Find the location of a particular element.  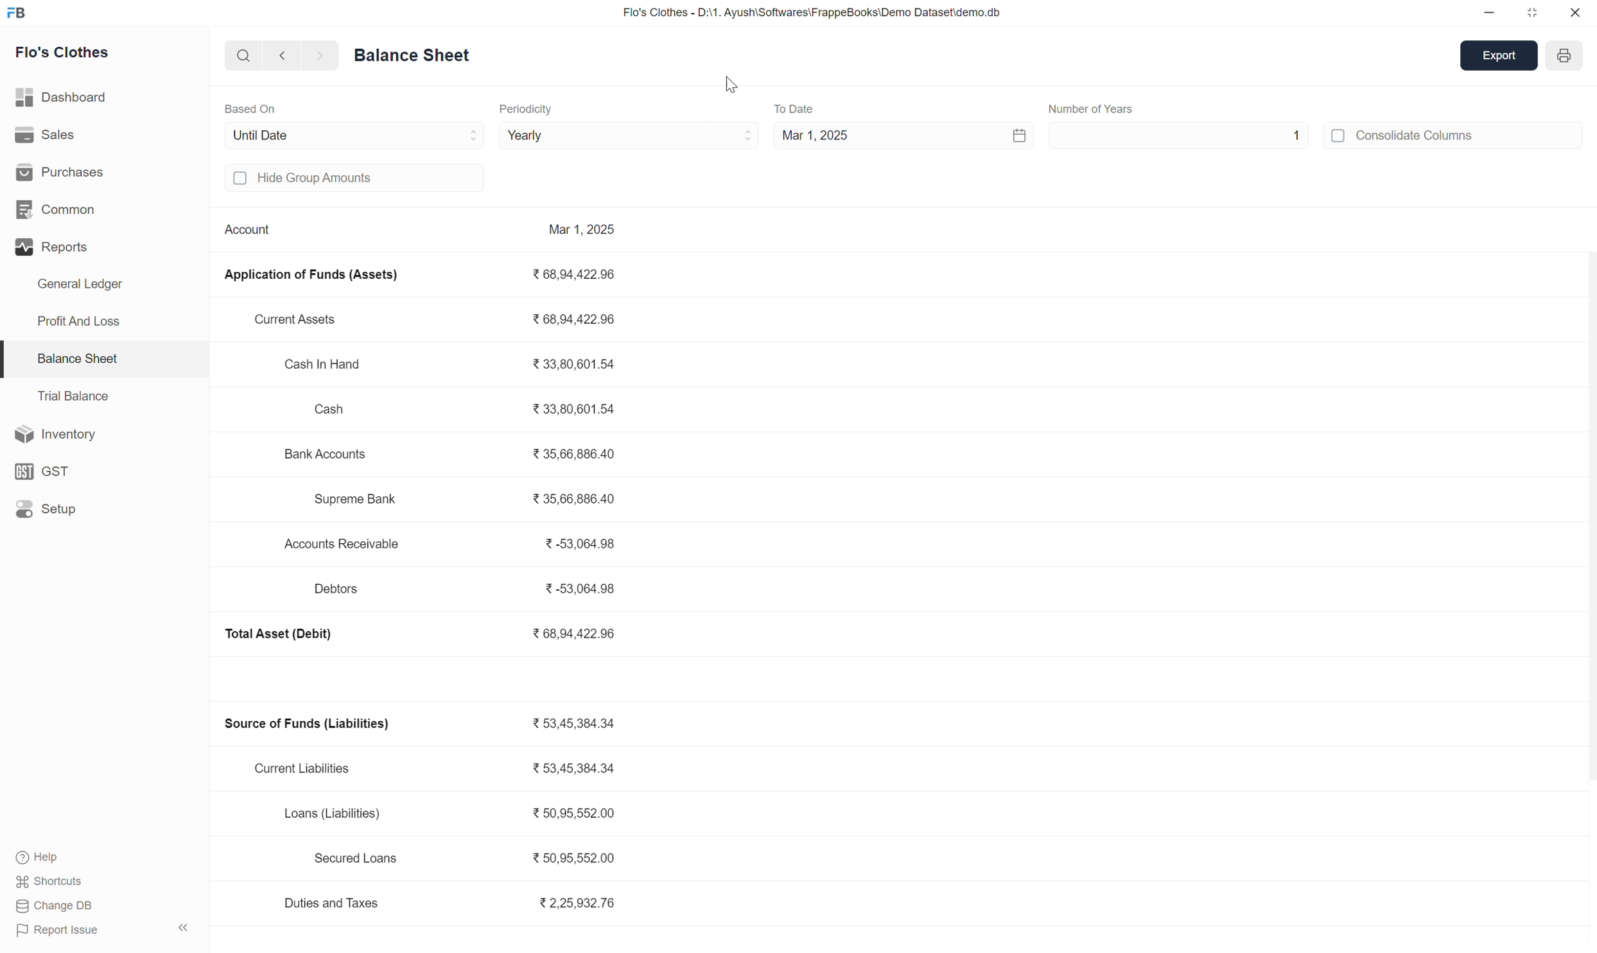

68,94,422.96 is located at coordinates (577, 275).